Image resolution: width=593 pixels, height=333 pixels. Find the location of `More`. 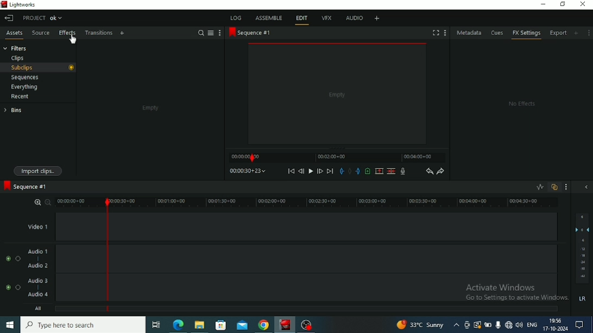

More is located at coordinates (220, 33).